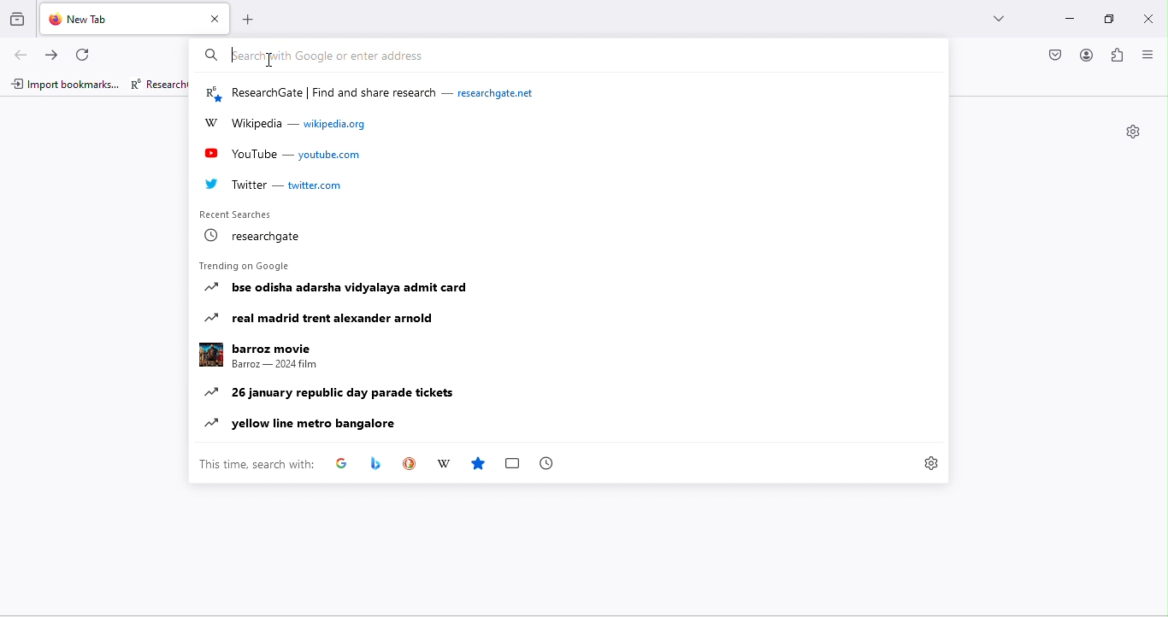 This screenshot has width=1168, height=617. I want to click on trending on google, so click(244, 266).